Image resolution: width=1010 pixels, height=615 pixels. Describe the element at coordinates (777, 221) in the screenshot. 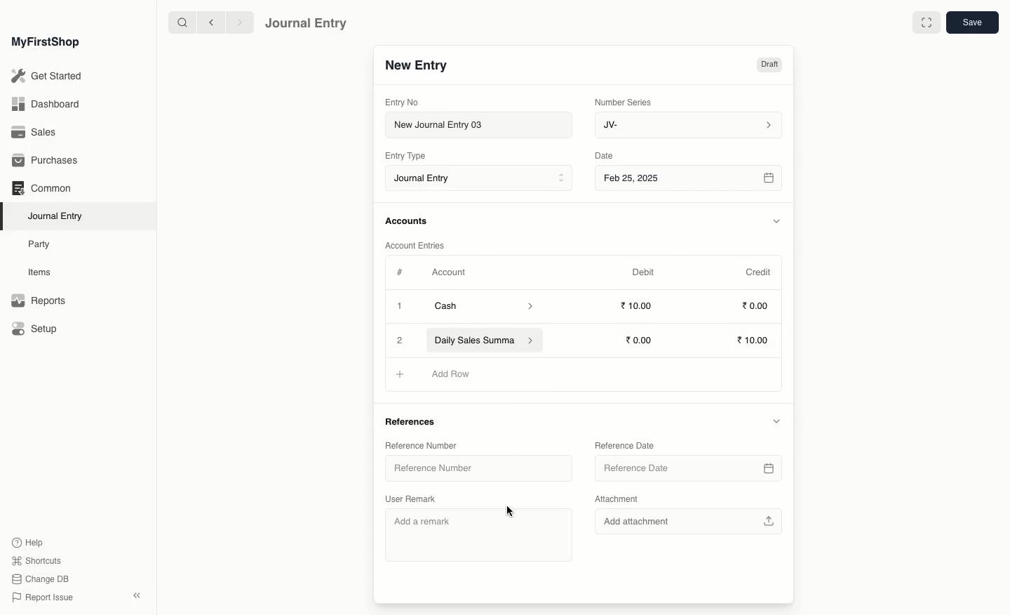

I see `Hide` at that location.